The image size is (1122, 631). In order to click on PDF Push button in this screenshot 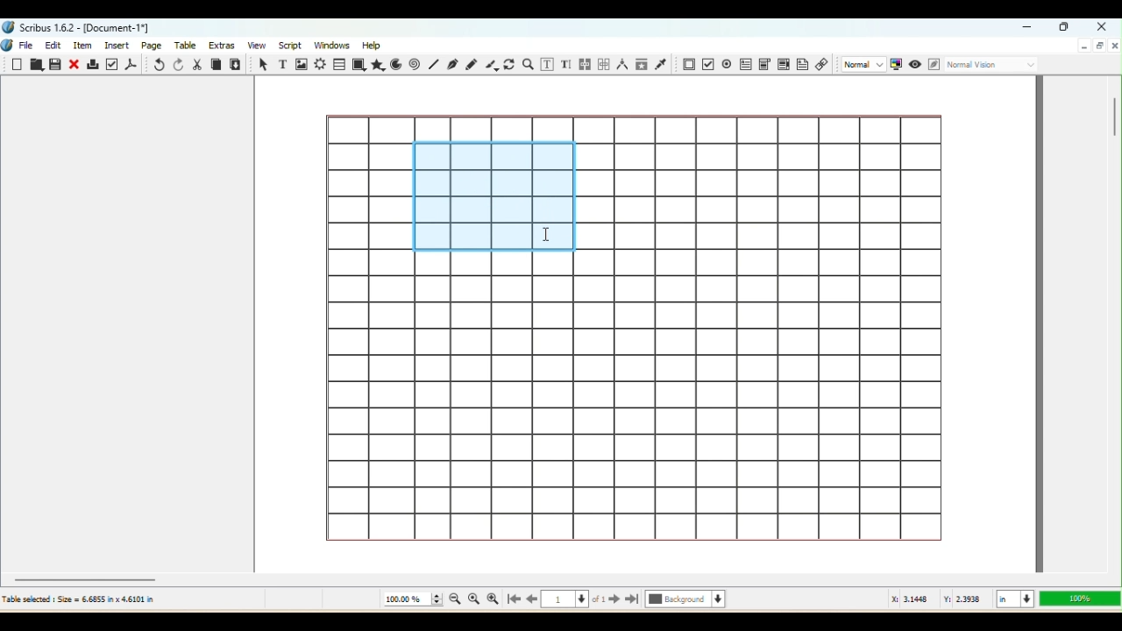, I will do `click(687, 64)`.